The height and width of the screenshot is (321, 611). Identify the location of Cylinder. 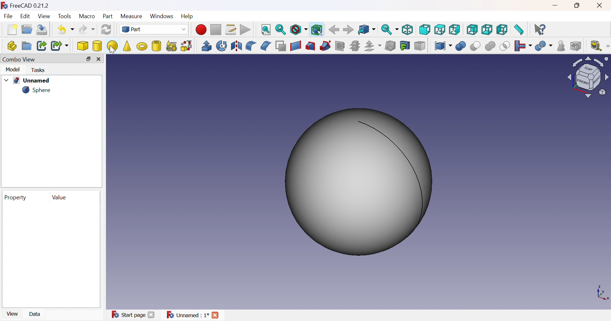
(97, 46).